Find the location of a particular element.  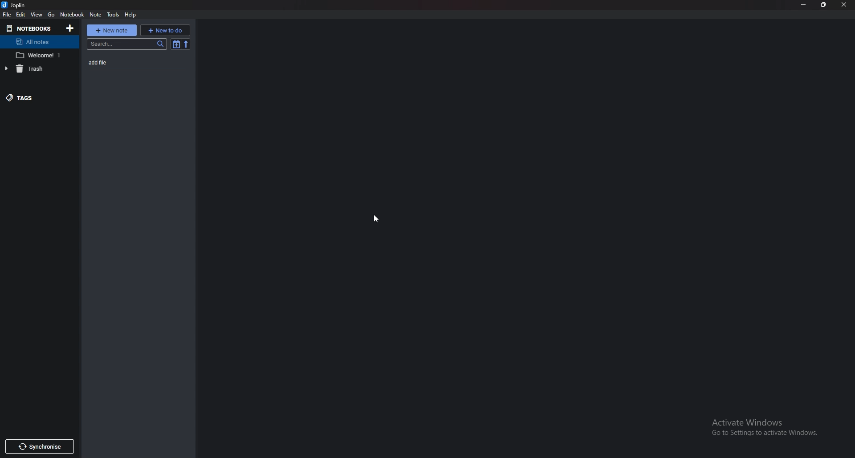

Reverse sort order is located at coordinates (187, 44).